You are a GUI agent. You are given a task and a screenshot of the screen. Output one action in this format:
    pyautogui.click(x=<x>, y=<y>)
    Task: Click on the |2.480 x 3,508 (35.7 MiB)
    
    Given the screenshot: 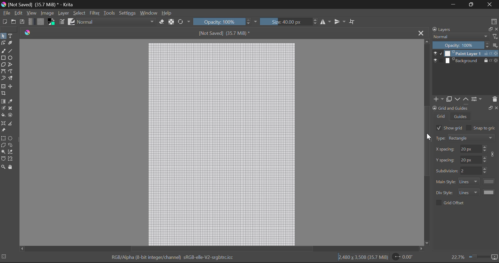 What is the action you would take?
    pyautogui.click(x=363, y=258)
    